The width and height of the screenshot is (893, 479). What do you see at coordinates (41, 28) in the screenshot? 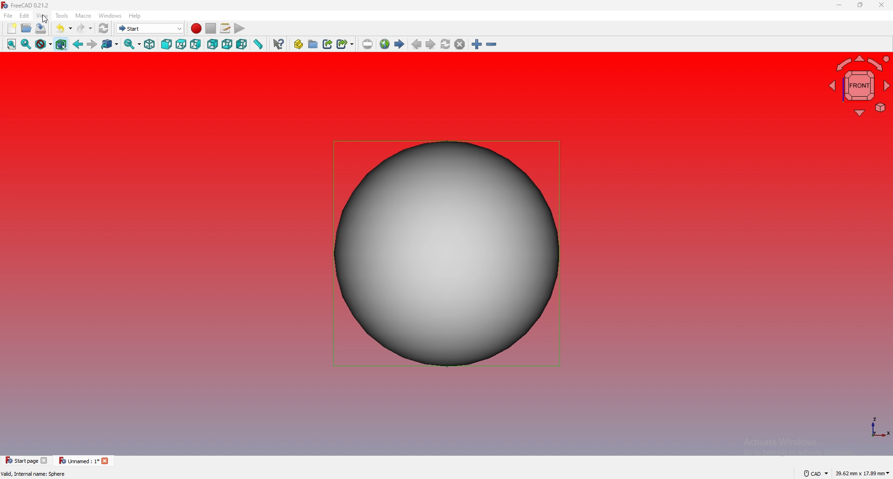
I see `save` at bounding box center [41, 28].